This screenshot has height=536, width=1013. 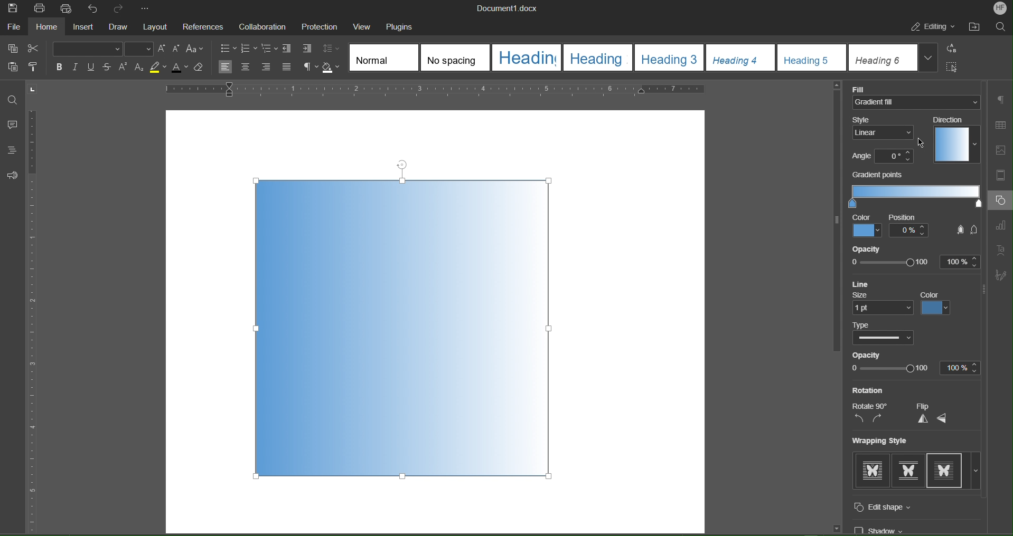 What do you see at coordinates (119, 26) in the screenshot?
I see `Draw` at bounding box center [119, 26].